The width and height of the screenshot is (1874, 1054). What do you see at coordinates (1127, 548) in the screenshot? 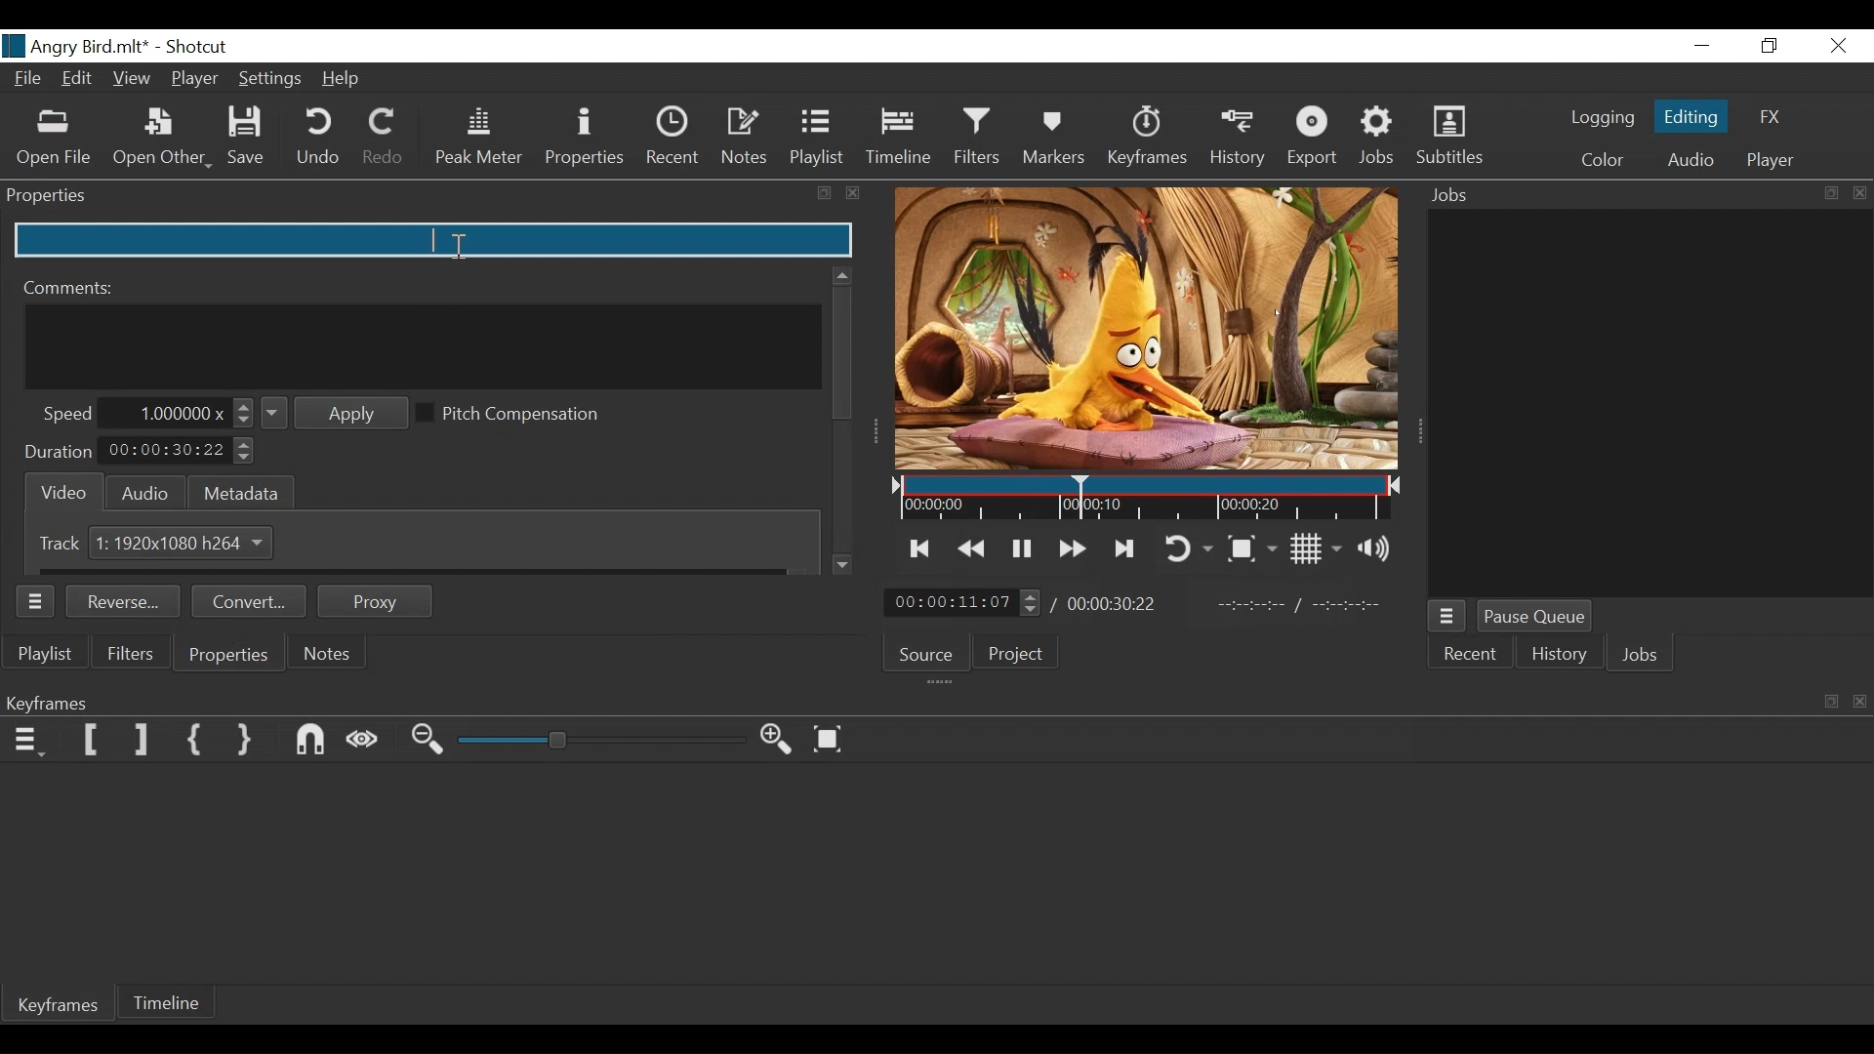
I see `Skip to the next point` at bounding box center [1127, 548].